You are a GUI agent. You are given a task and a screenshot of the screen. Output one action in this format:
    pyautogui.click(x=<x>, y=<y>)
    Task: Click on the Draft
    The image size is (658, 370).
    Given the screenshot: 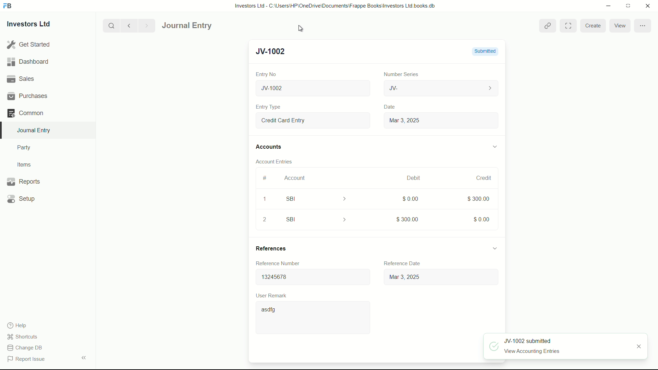 What is the action you would take?
    pyautogui.click(x=480, y=51)
    